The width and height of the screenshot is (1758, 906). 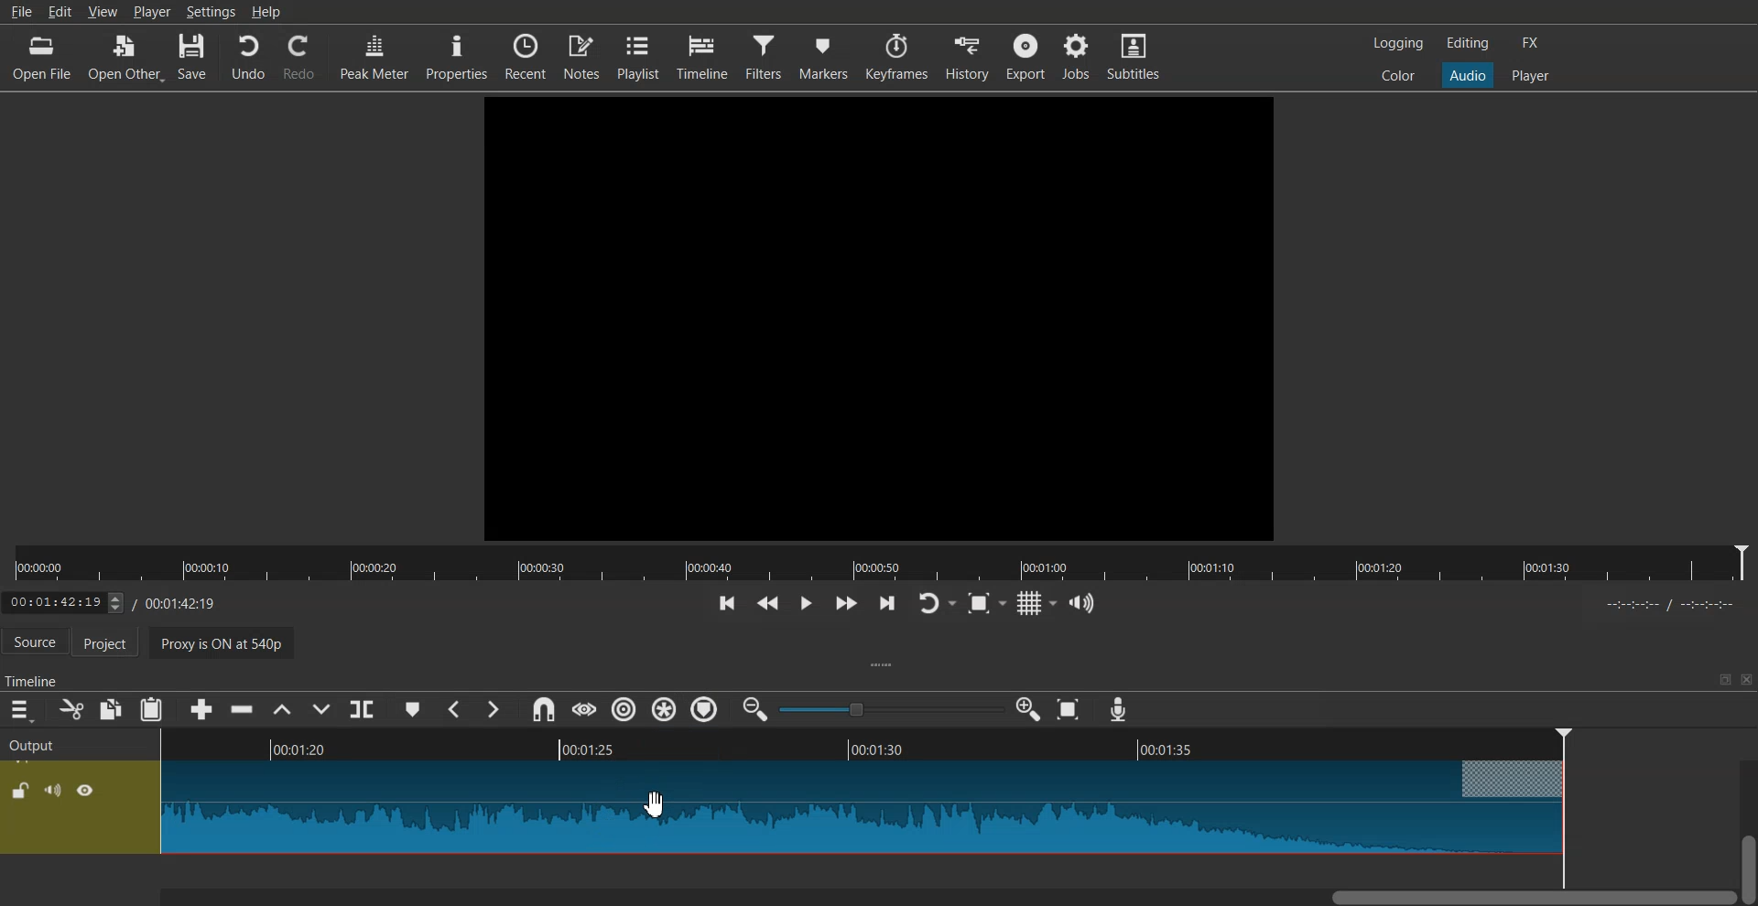 What do you see at coordinates (862, 744) in the screenshot?
I see `Audio Time` at bounding box center [862, 744].